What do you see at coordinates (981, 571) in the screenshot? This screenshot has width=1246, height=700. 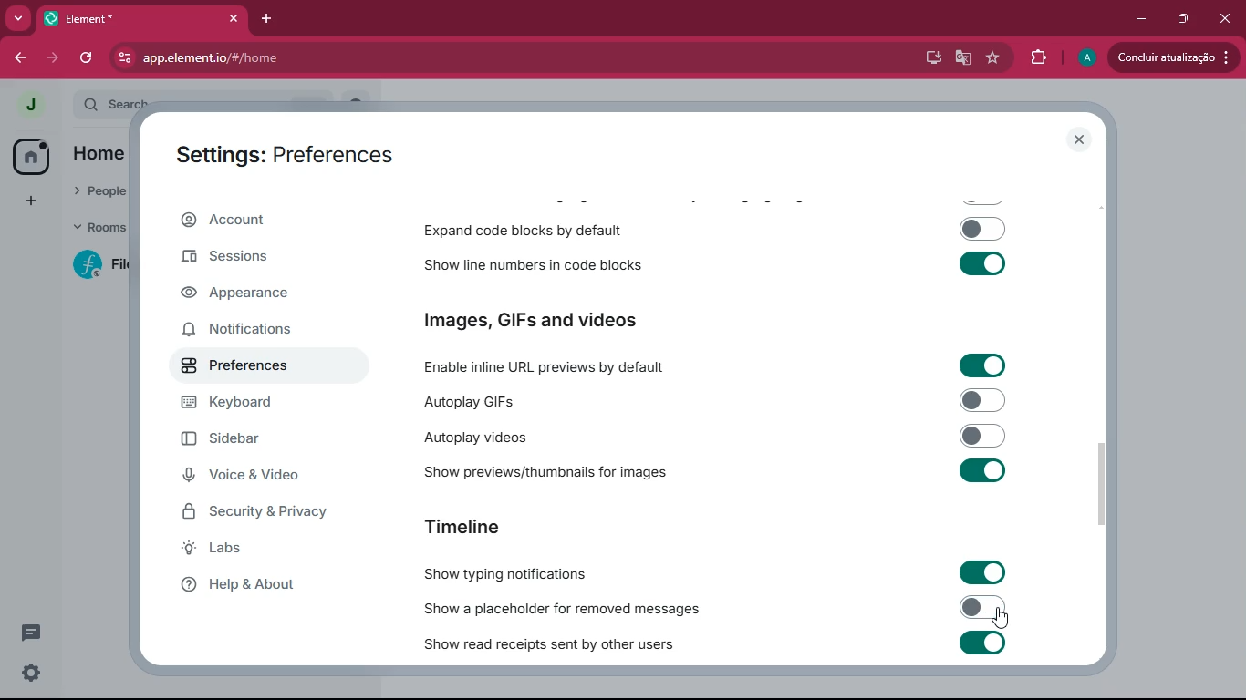 I see `toggle on/off` at bounding box center [981, 571].